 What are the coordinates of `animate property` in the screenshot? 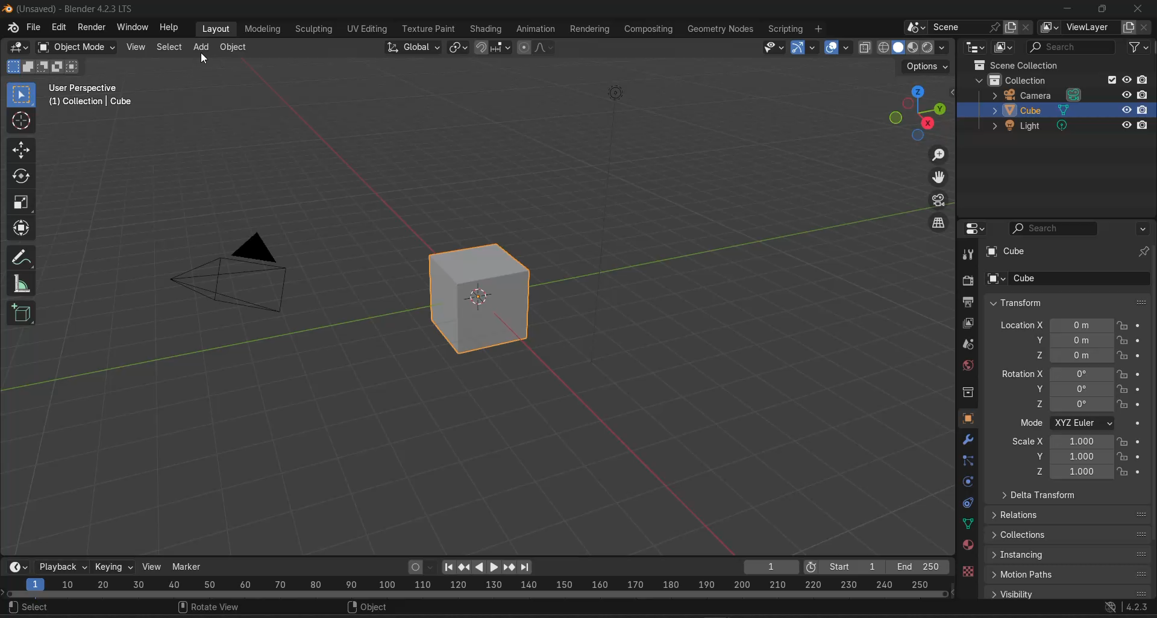 It's located at (1141, 404).